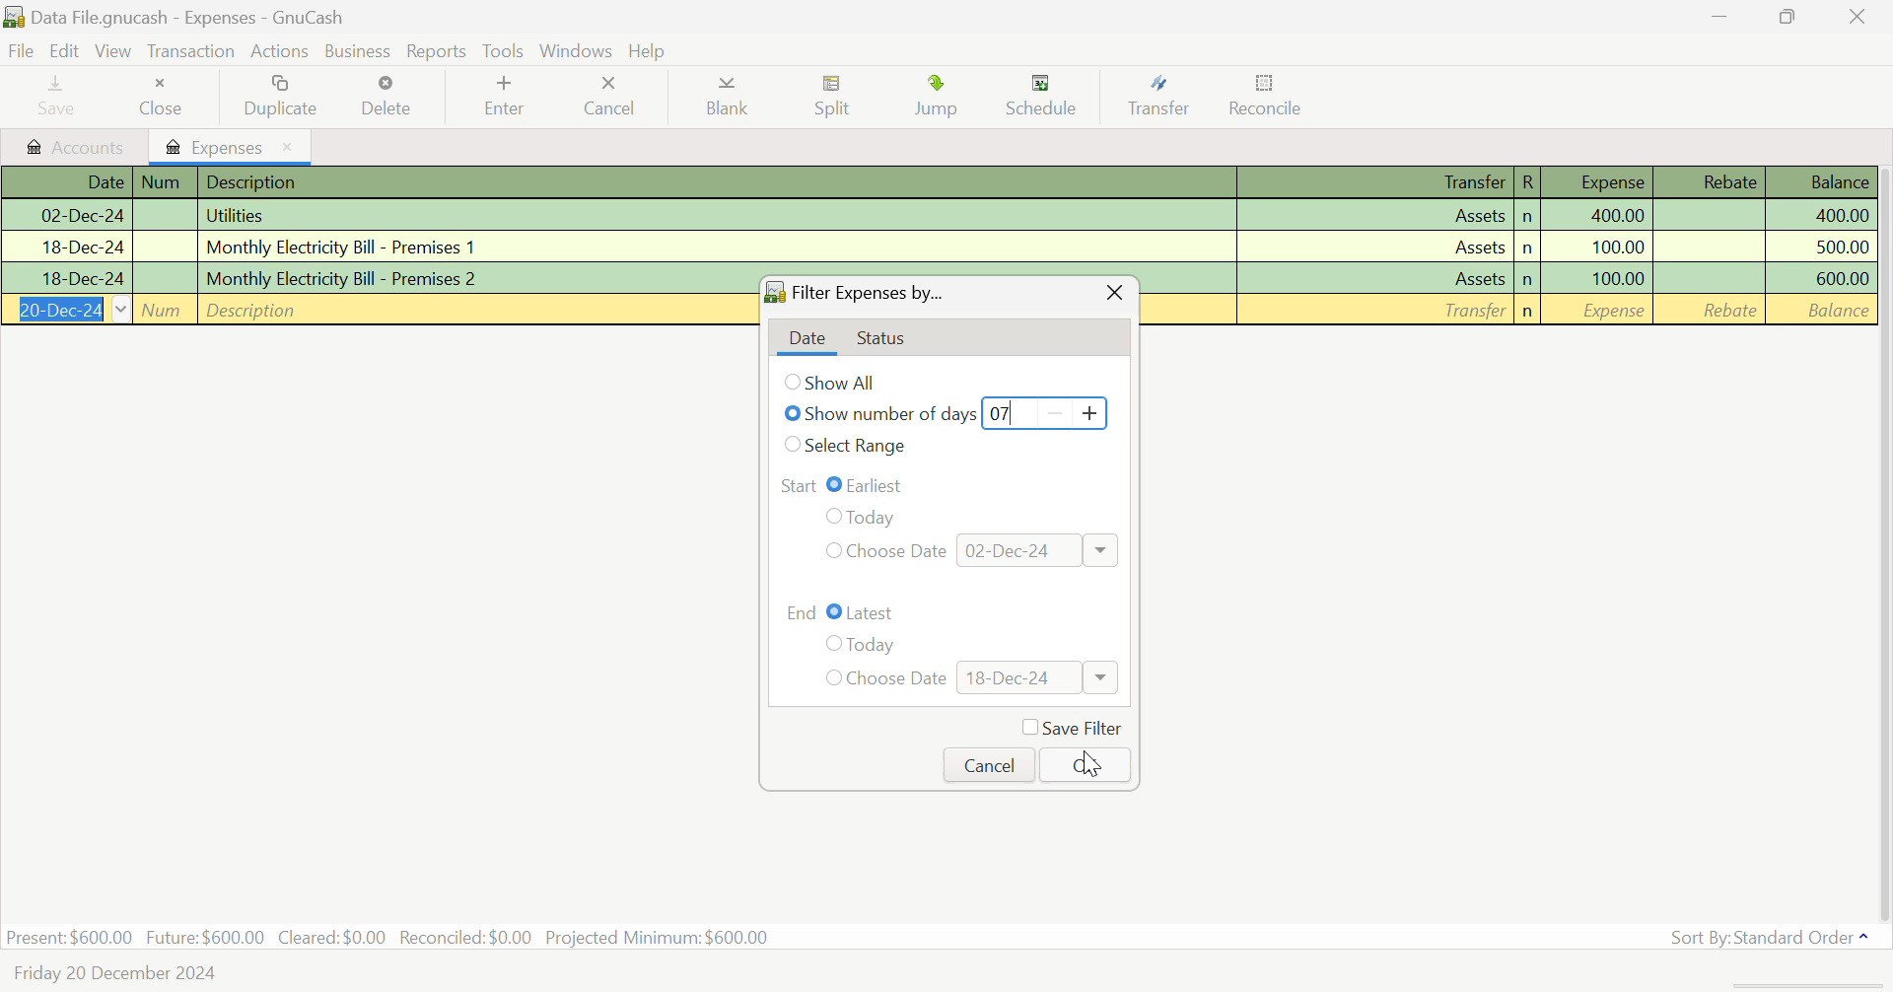 The width and height of the screenshot is (1893, 992). I want to click on Choose Date: 18-Dec-24, so click(971, 678).